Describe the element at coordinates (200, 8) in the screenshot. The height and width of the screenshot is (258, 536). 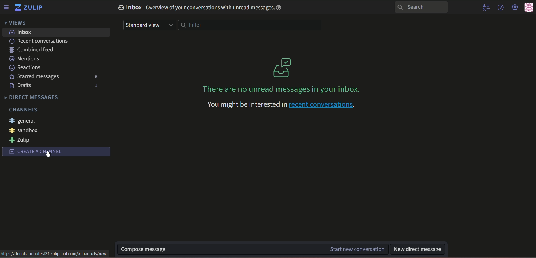
I see `Inbox overview of your conversations with unread messages` at that location.